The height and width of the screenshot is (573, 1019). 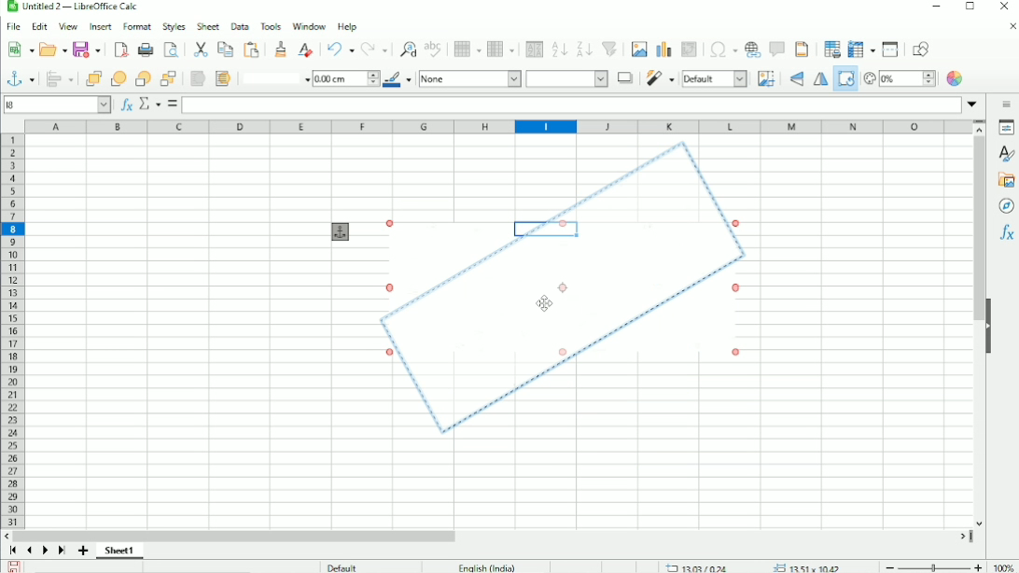 I want to click on Insert comment, so click(x=776, y=49).